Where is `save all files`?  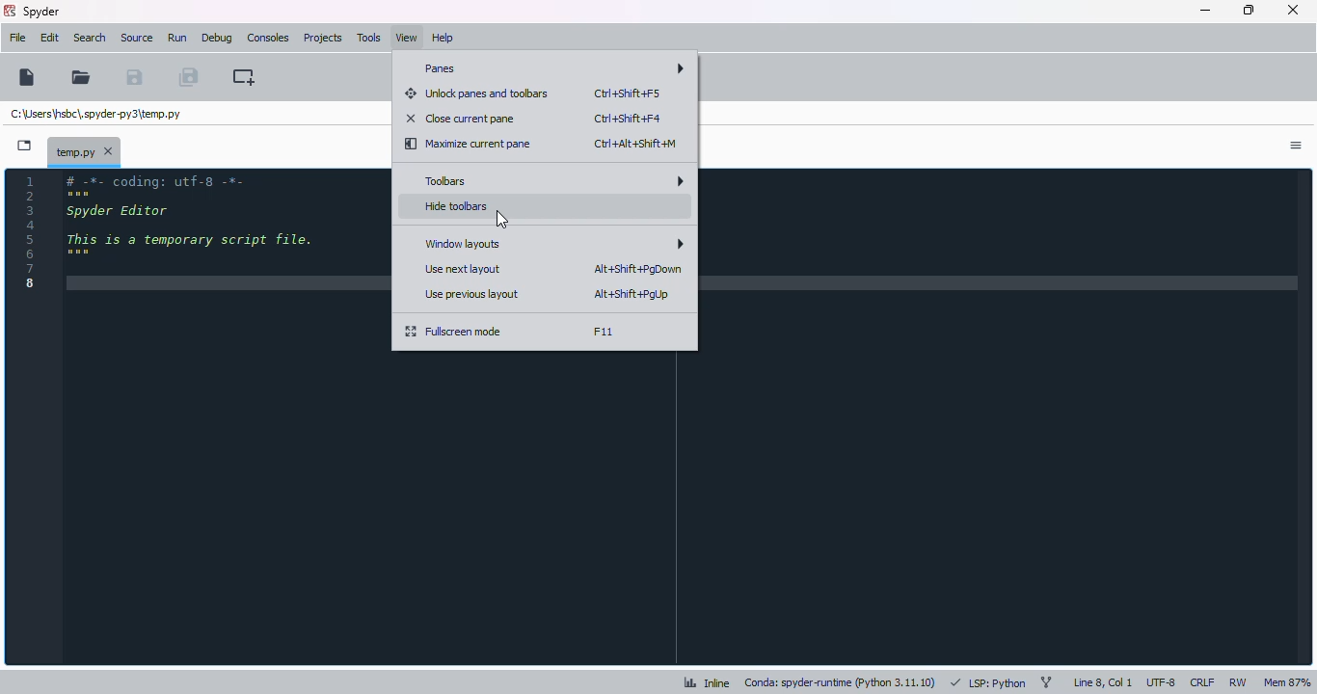
save all files is located at coordinates (186, 76).